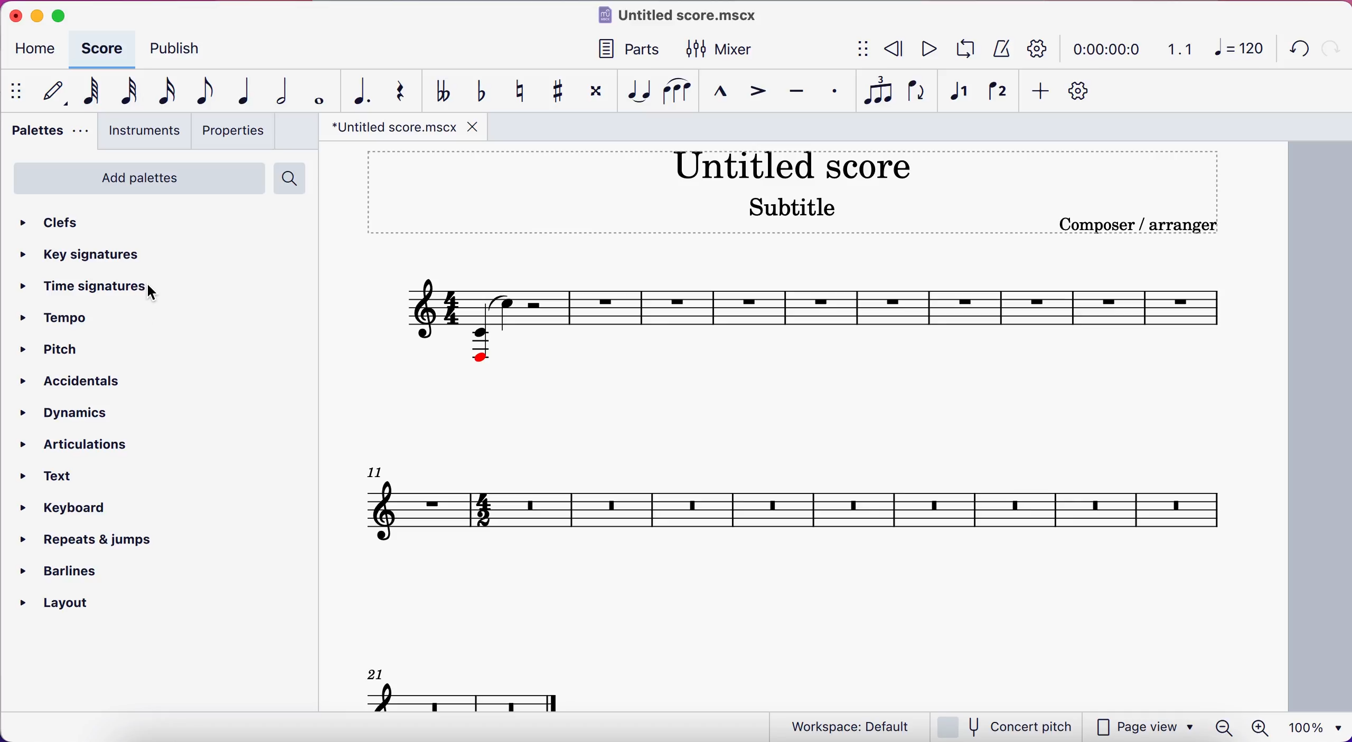 Image resolution: width=1352 pixels, height=742 pixels. I want to click on add, so click(1041, 91).